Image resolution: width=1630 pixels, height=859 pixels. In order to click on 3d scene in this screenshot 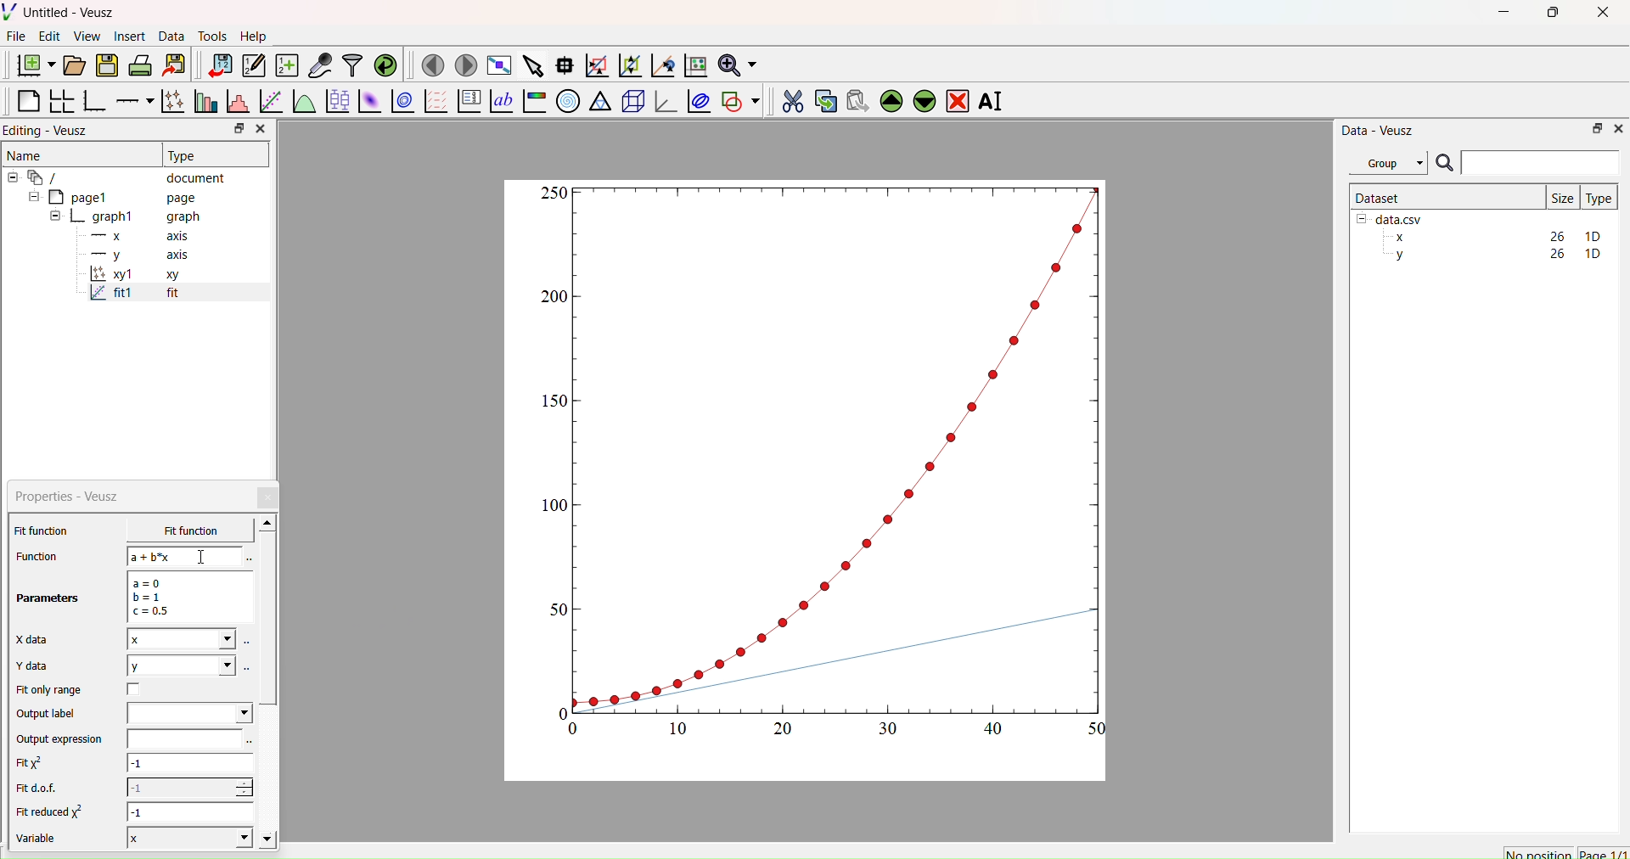, I will do `click(631, 98)`.